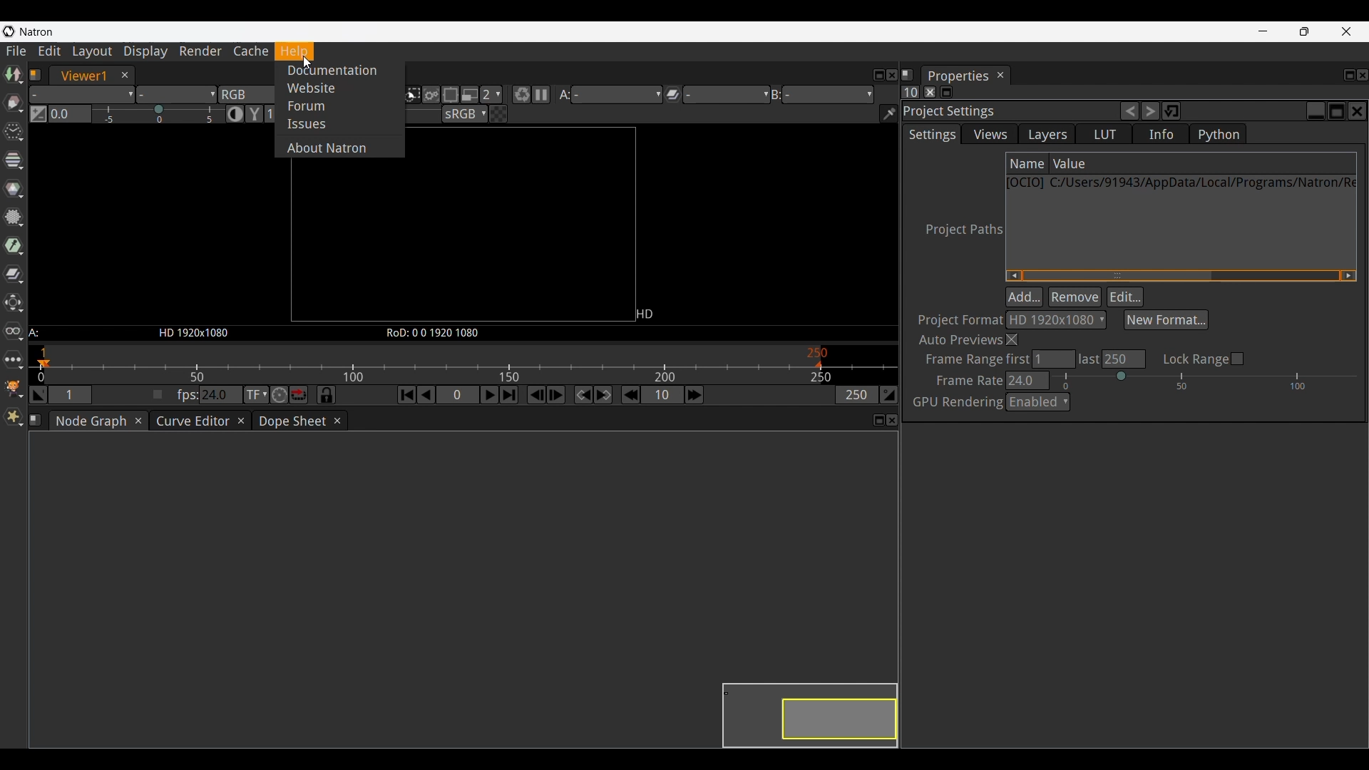 The image size is (1369, 770). Describe the element at coordinates (36, 31) in the screenshot. I see `Natron` at that location.